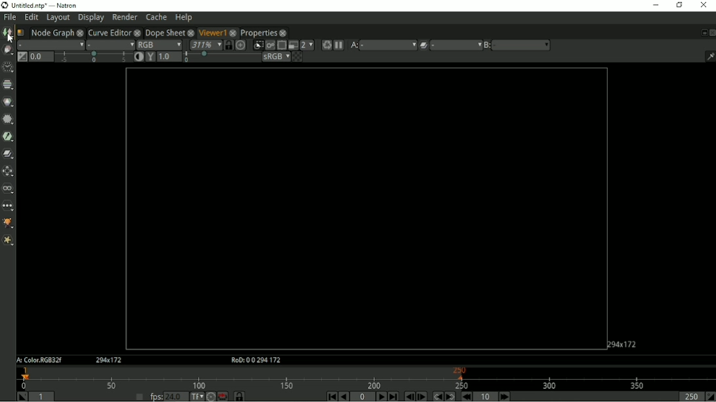  What do you see at coordinates (331, 396) in the screenshot?
I see `First frame` at bounding box center [331, 396].